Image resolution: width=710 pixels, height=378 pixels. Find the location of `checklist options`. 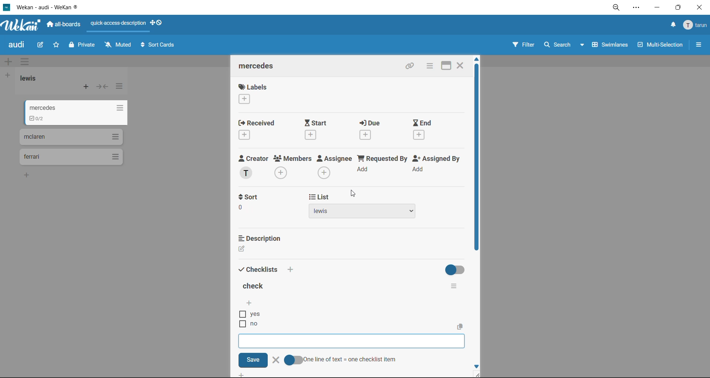

checklist options is located at coordinates (454, 284).